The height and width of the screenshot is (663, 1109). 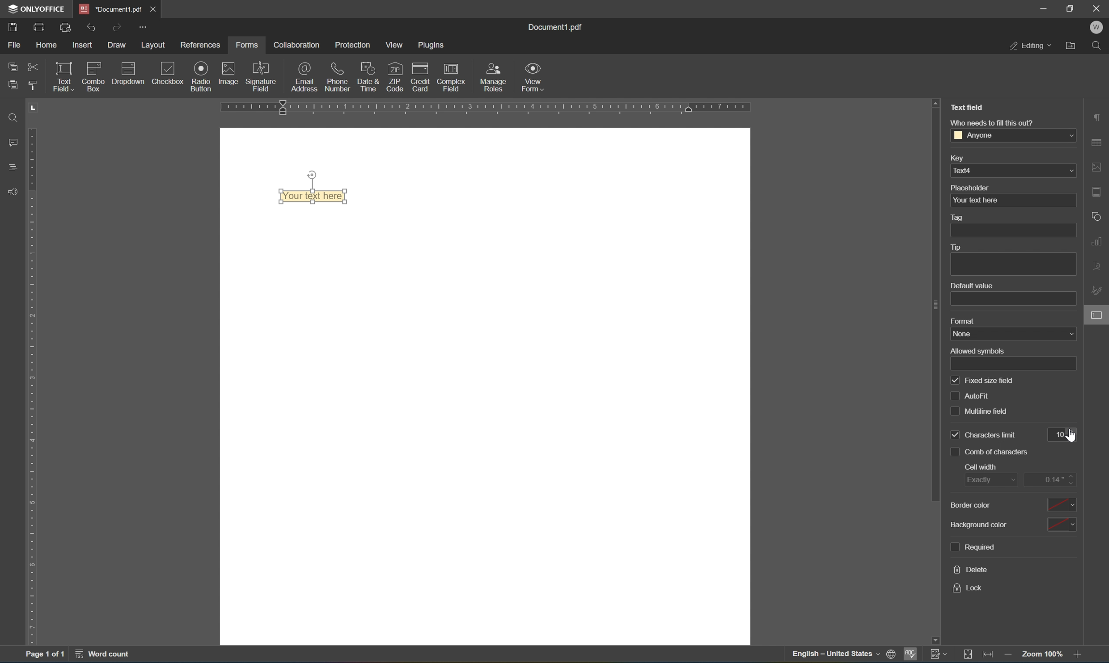 What do you see at coordinates (263, 78) in the screenshot?
I see `signature field` at bounding box center [263, 78].